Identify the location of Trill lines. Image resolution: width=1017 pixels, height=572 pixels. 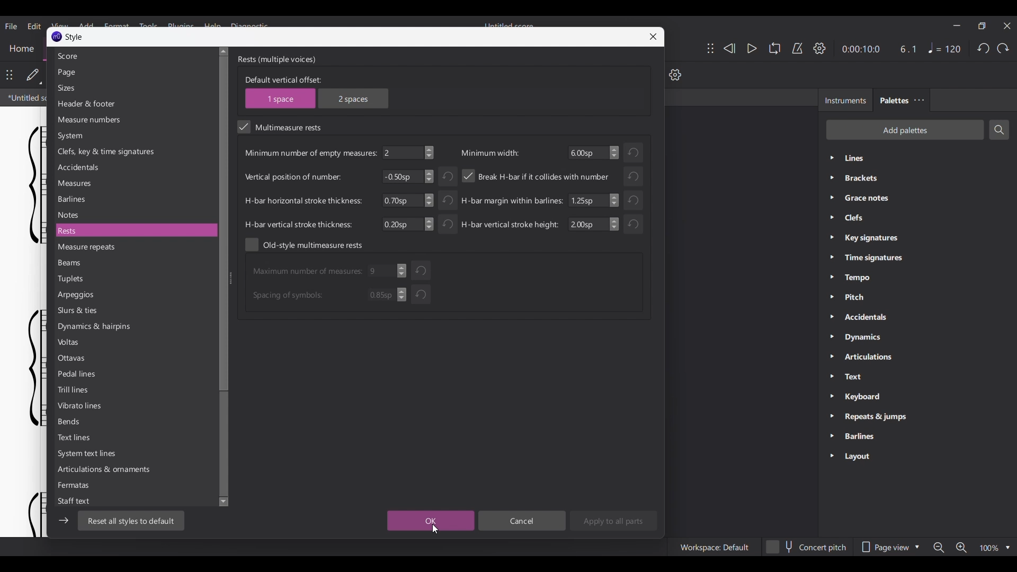
(134, 390).